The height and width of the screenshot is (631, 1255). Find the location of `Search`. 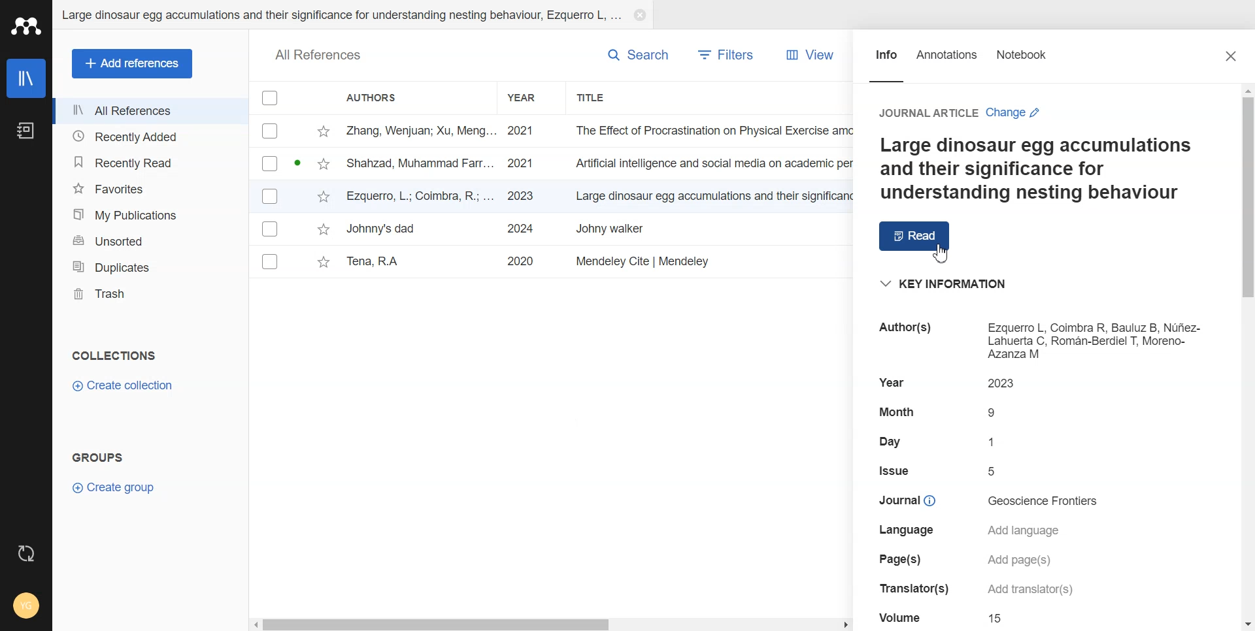

Search is located at coordinates (639, 54).